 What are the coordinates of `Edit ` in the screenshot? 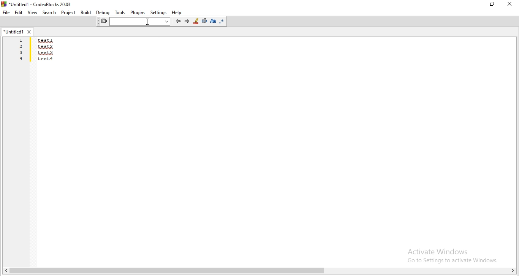 It's located at (18, 13).